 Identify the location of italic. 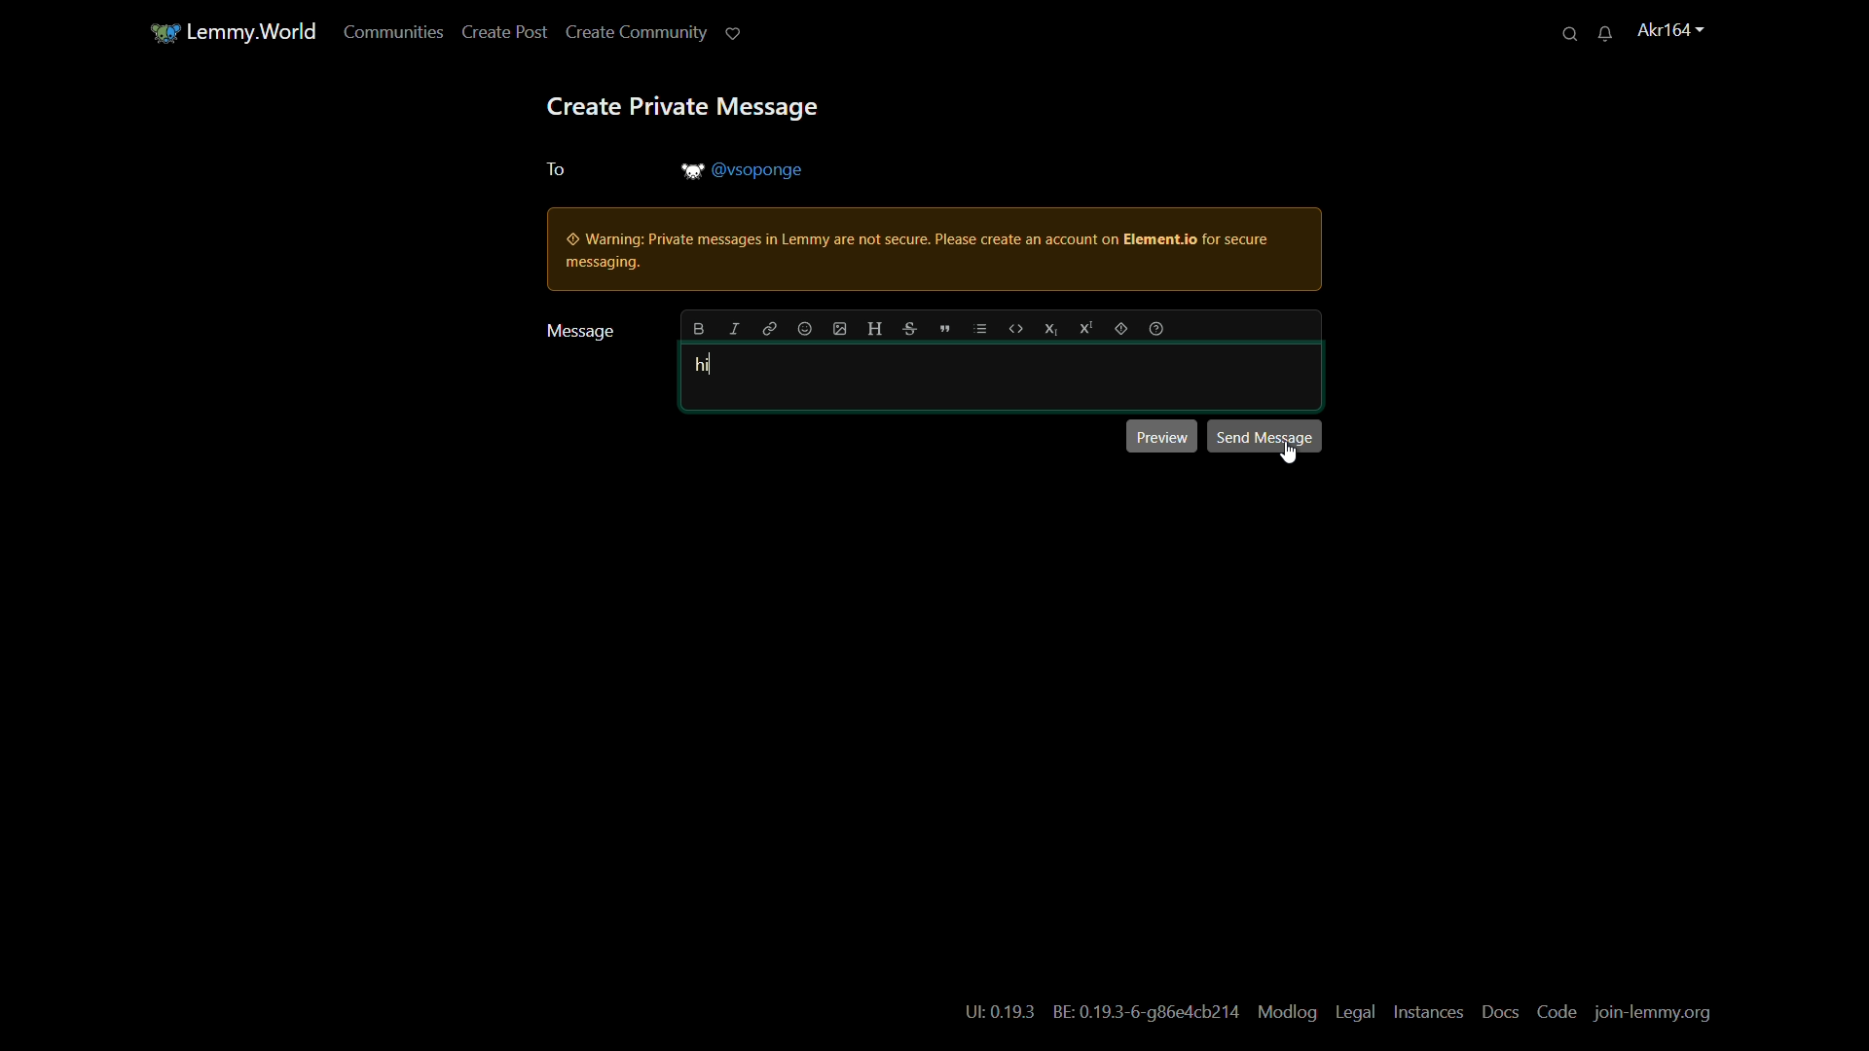
(734, 330).